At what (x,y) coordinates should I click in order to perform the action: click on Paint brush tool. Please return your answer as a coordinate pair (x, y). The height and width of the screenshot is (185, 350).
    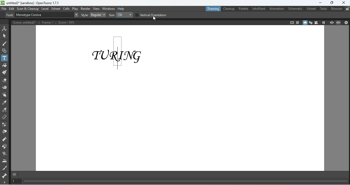
    Looking at the image, I should click on (4, 72).